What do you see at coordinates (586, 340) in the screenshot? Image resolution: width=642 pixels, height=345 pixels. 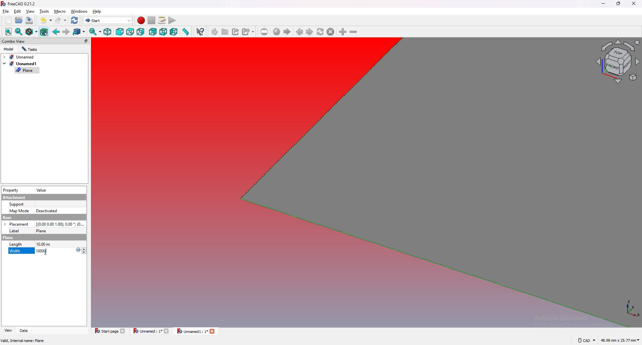 I see `cad navigation` at bounding box center [586, 340].